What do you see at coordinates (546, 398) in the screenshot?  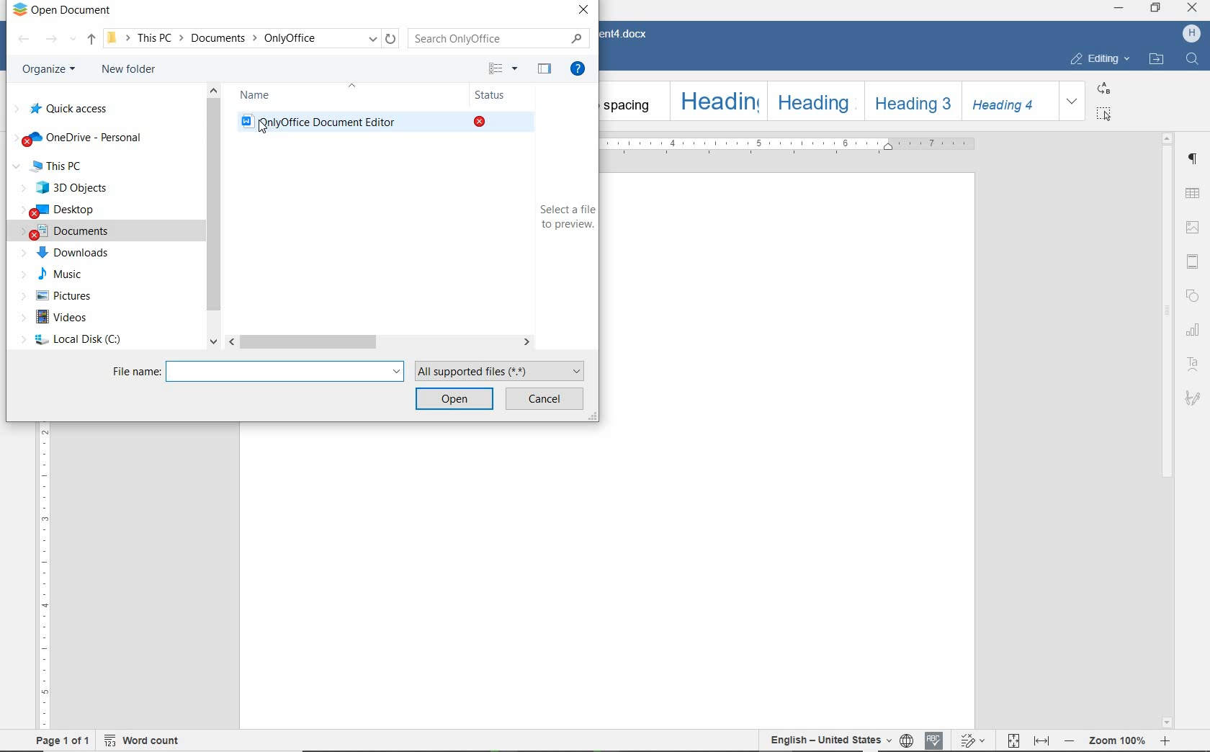 I see `cancel` at bounding box center [546, 398].